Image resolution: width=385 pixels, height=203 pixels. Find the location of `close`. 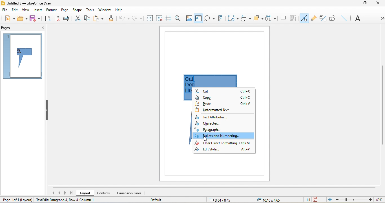

close is located at coordinates (379, 4).